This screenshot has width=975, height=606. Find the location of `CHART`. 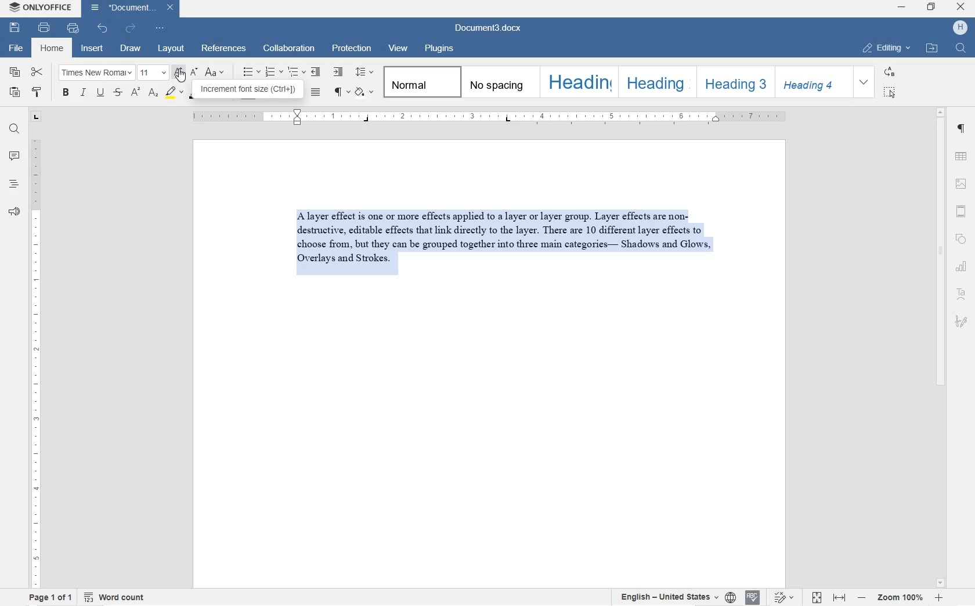

CHART is located at coordinates (961, 265).